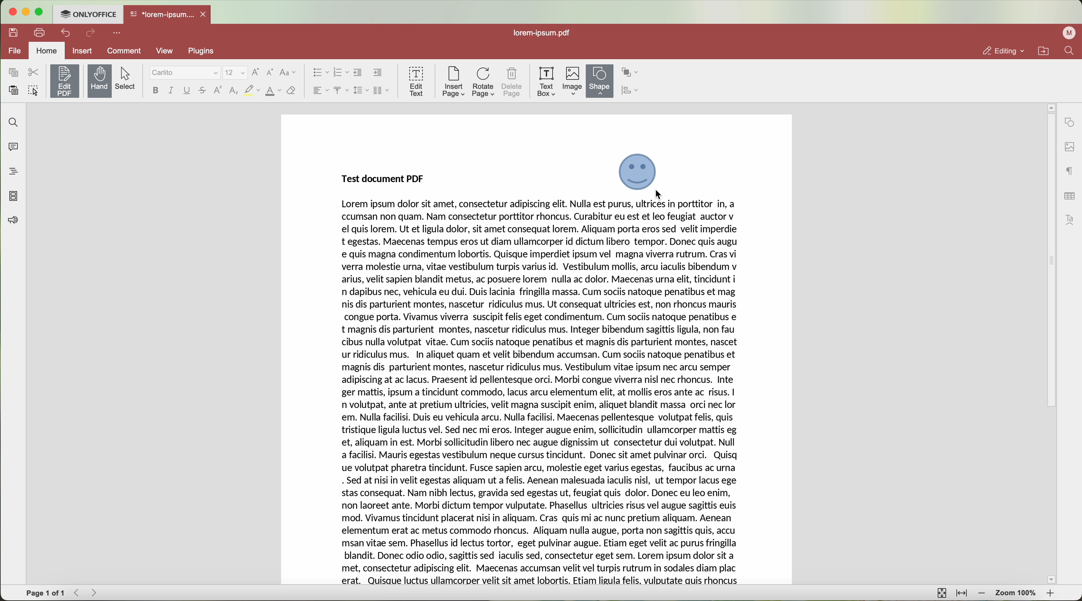 The image size is (1082, 601). I want to click on Test Document PDF, so click(380, 178).